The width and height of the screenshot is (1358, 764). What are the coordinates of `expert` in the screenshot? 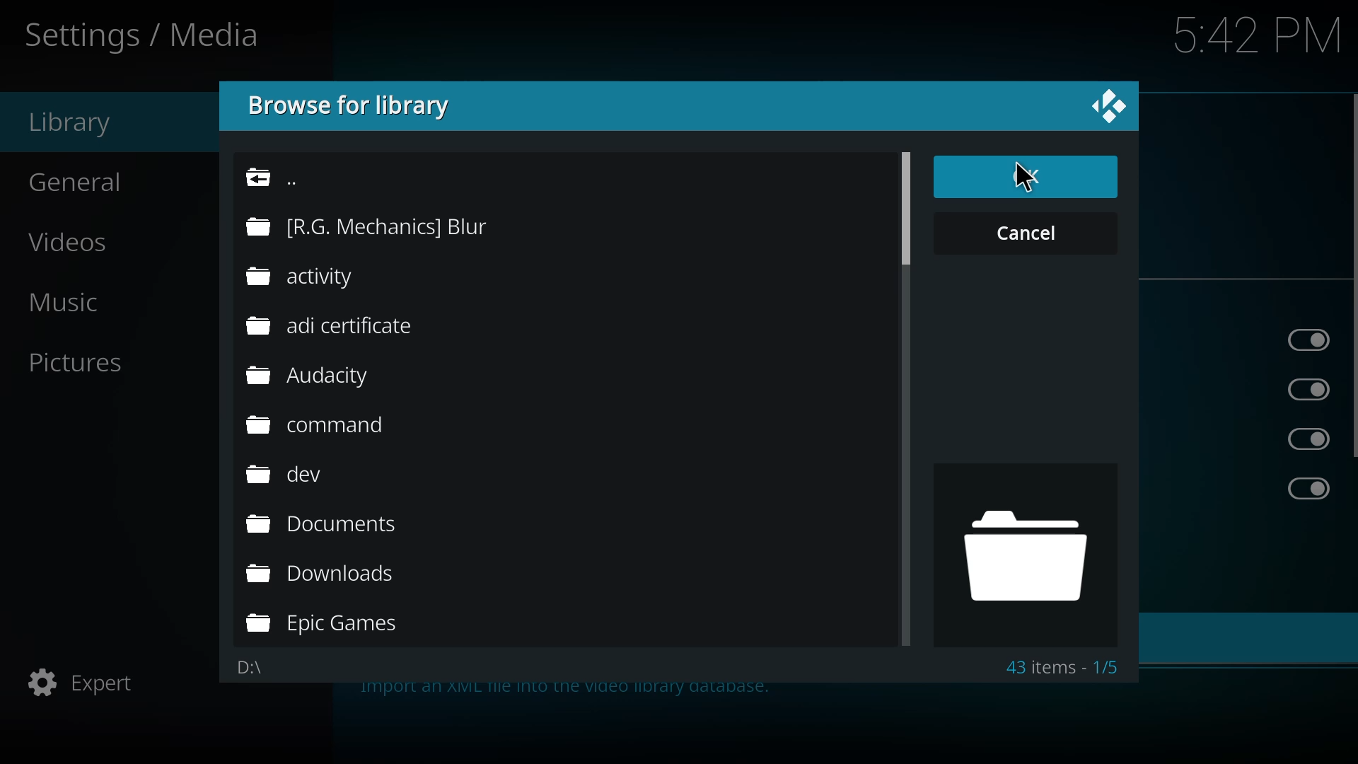 It's located at (86, 685).